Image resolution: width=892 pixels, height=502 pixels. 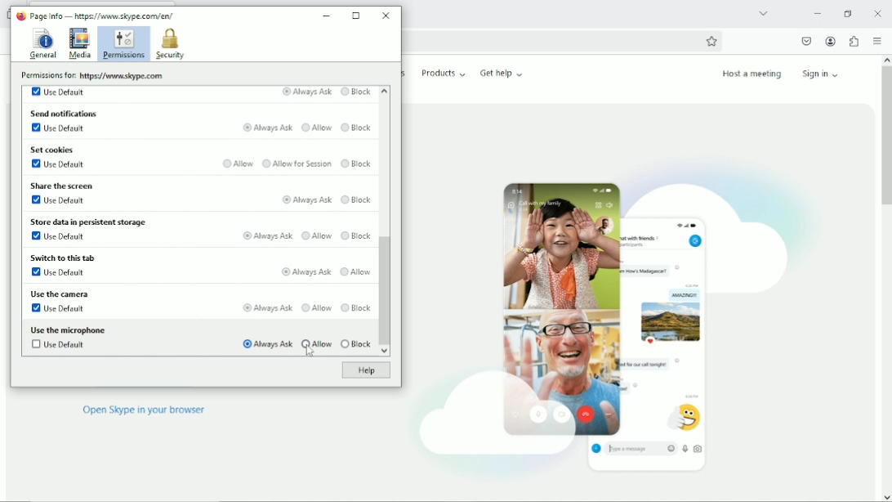 I want to click on Use default, so click(x=57, y=199).